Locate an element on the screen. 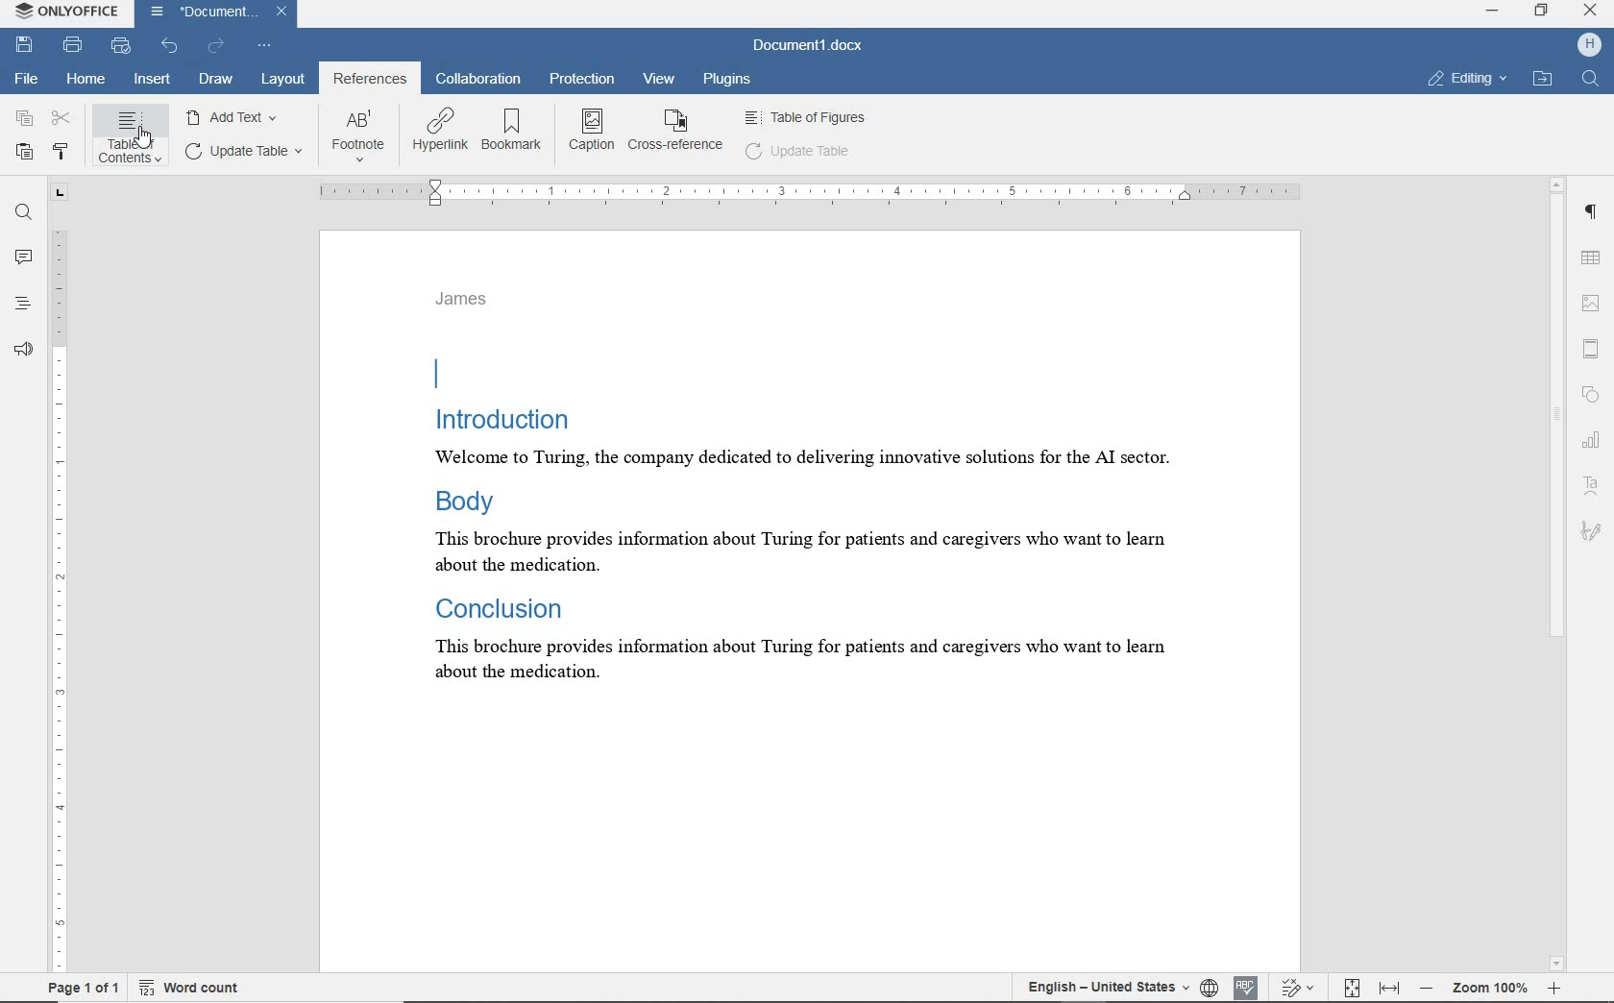 This screenshot has height=1003, width=1614. plugins is located at coordinates (725, 78).